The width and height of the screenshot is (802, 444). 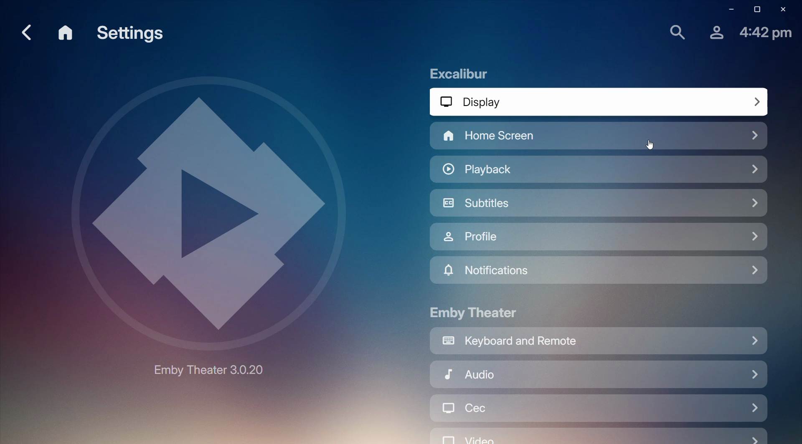 What do you see at coordinates (754, 10) in the screenshot?
I see `Restore` at bounding box center [754, 10].